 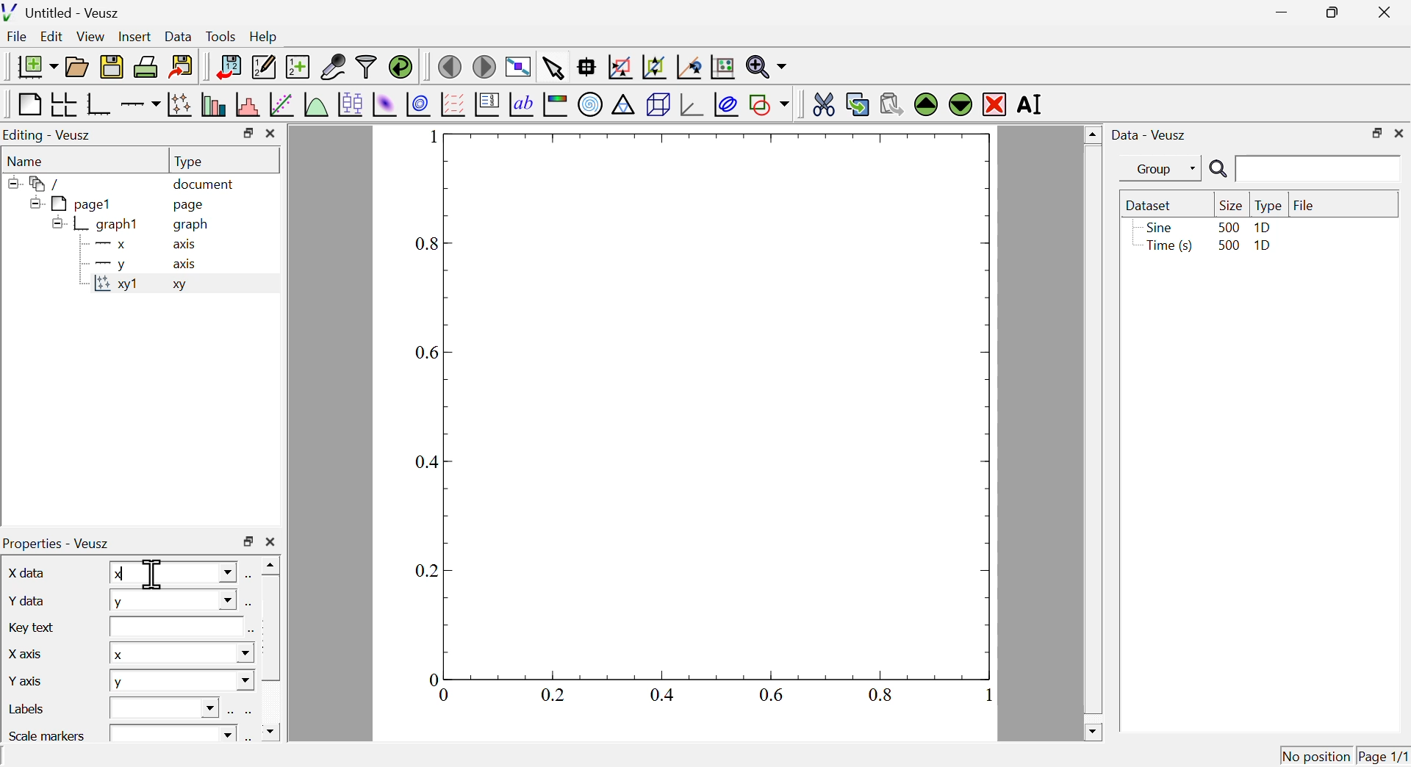 I want to click on maximize, so click(x=1374, y=132).